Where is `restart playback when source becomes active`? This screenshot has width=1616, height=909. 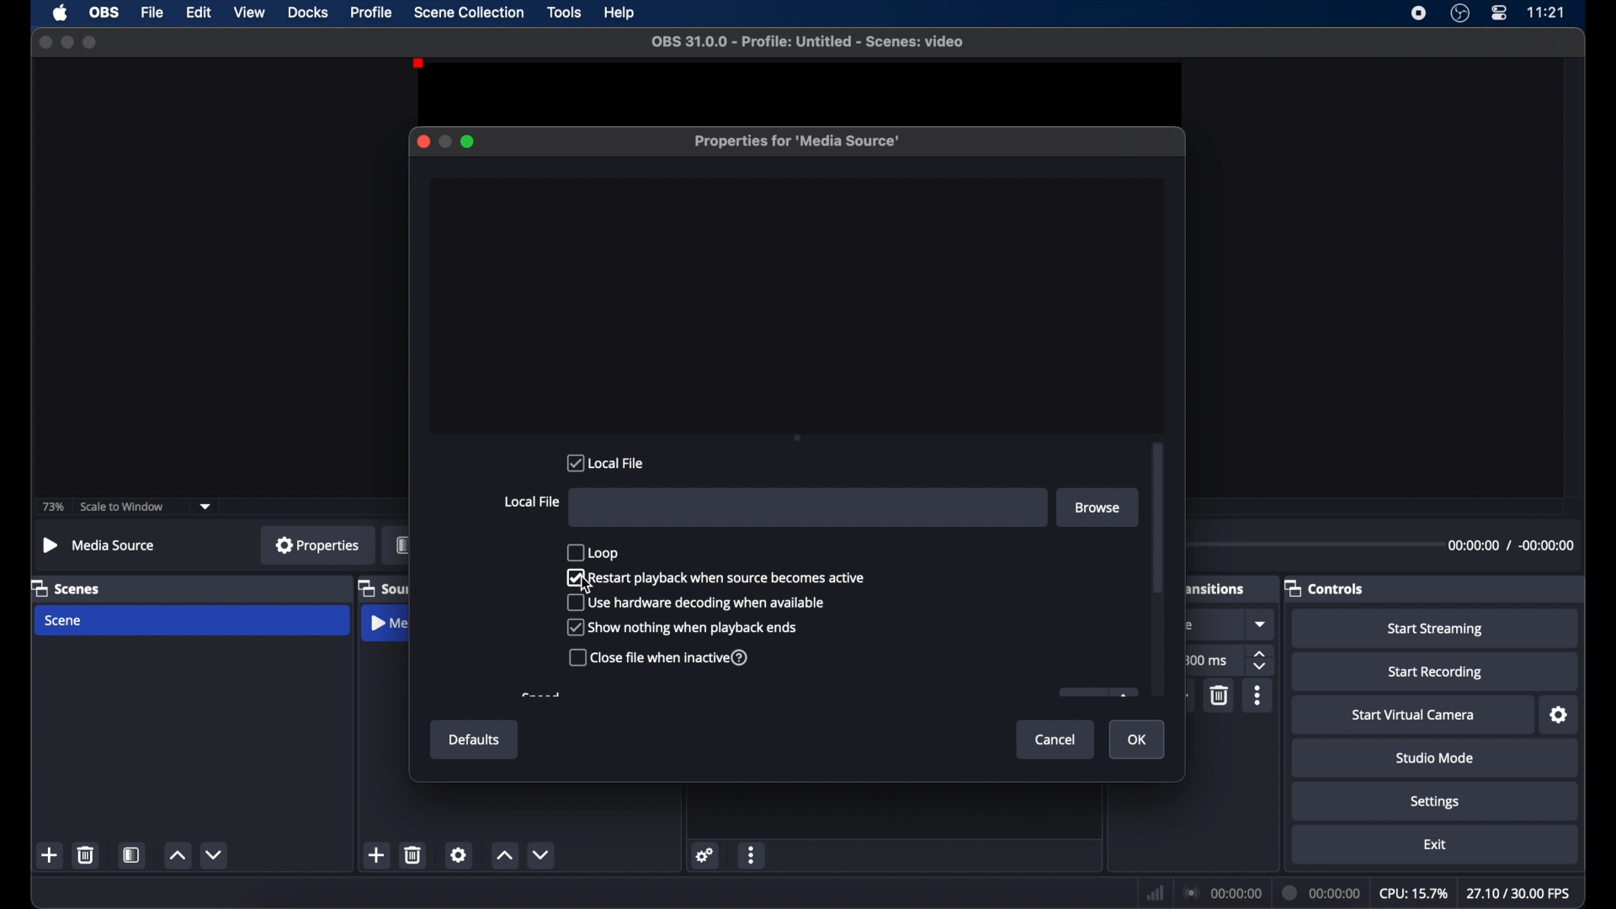 restart playback when source becomes active is located at coordinates (714, 577).